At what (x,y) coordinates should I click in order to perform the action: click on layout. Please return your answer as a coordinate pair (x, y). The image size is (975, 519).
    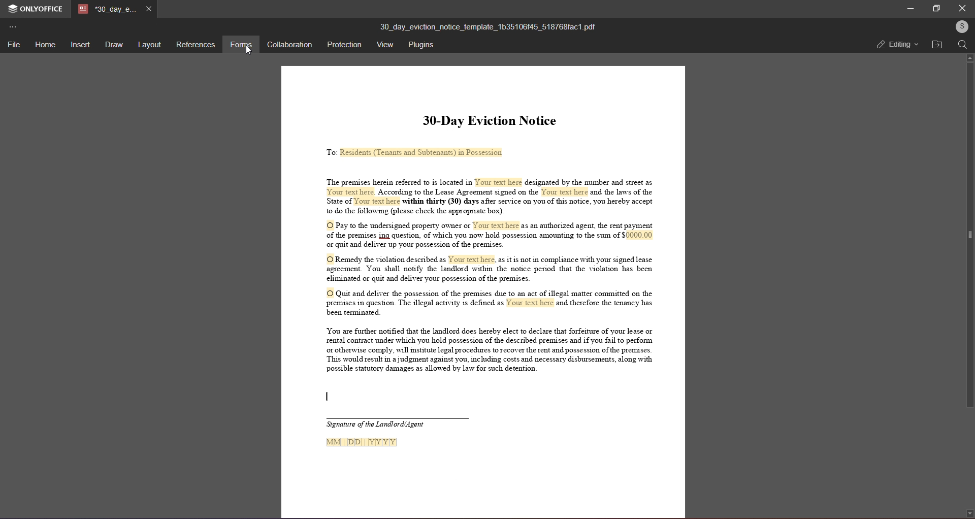
    Looking at the image, I should click on (148, 45).